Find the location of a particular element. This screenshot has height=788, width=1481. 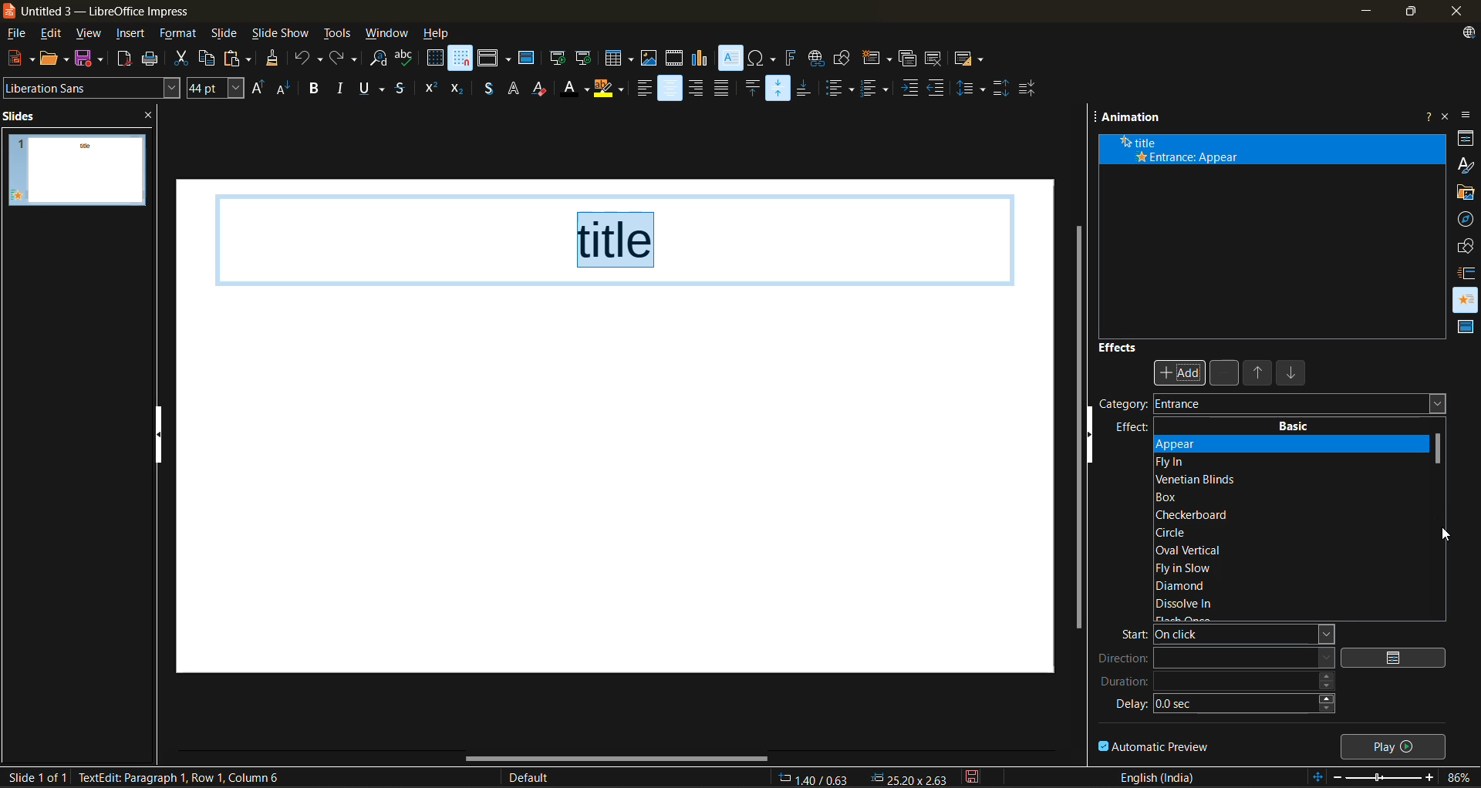

add is located at coordinates (1181, 372).